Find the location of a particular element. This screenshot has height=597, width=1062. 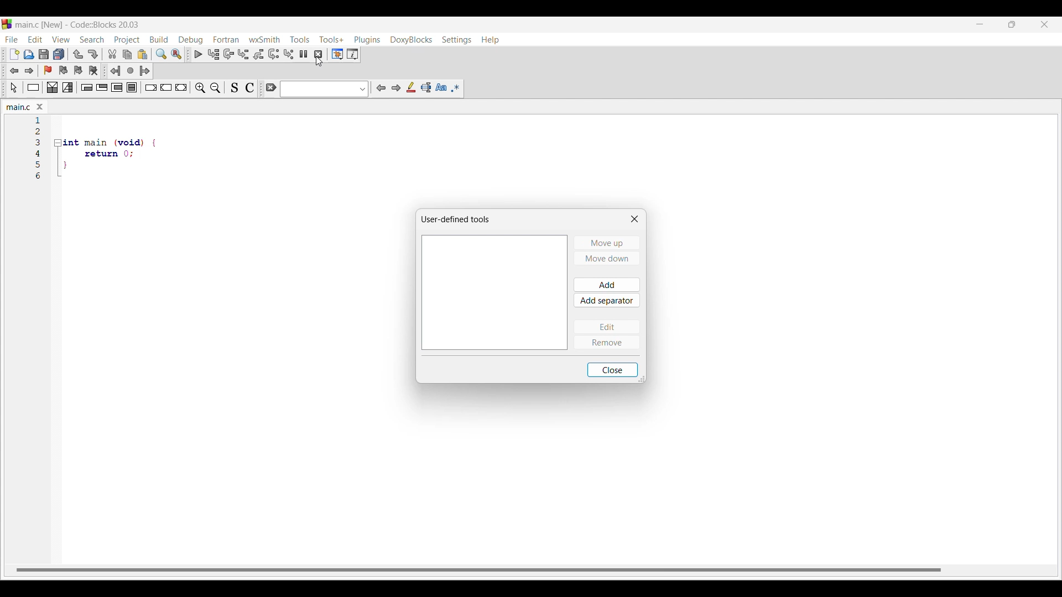

Add separator is located at coordinates (607, 300).